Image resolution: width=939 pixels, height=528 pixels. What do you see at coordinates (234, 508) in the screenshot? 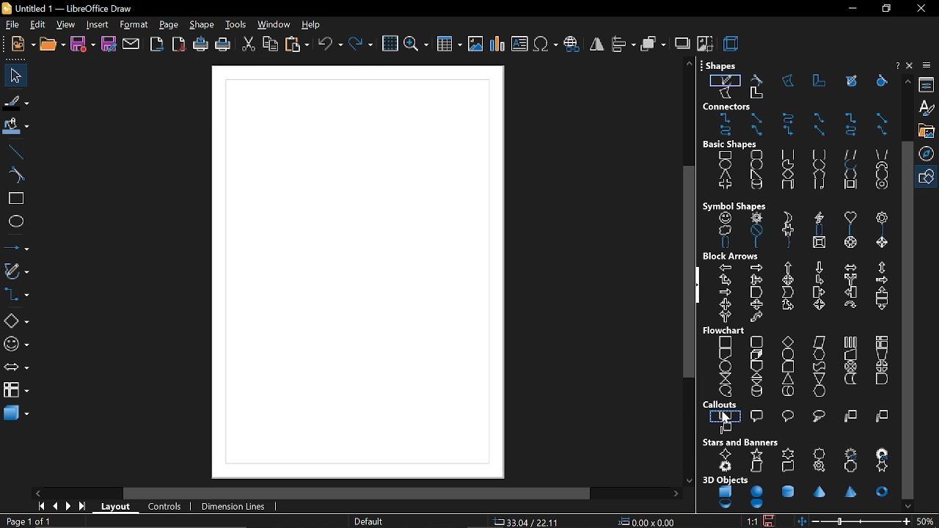
I see `dimension lines` at bounding box center [234, 508].